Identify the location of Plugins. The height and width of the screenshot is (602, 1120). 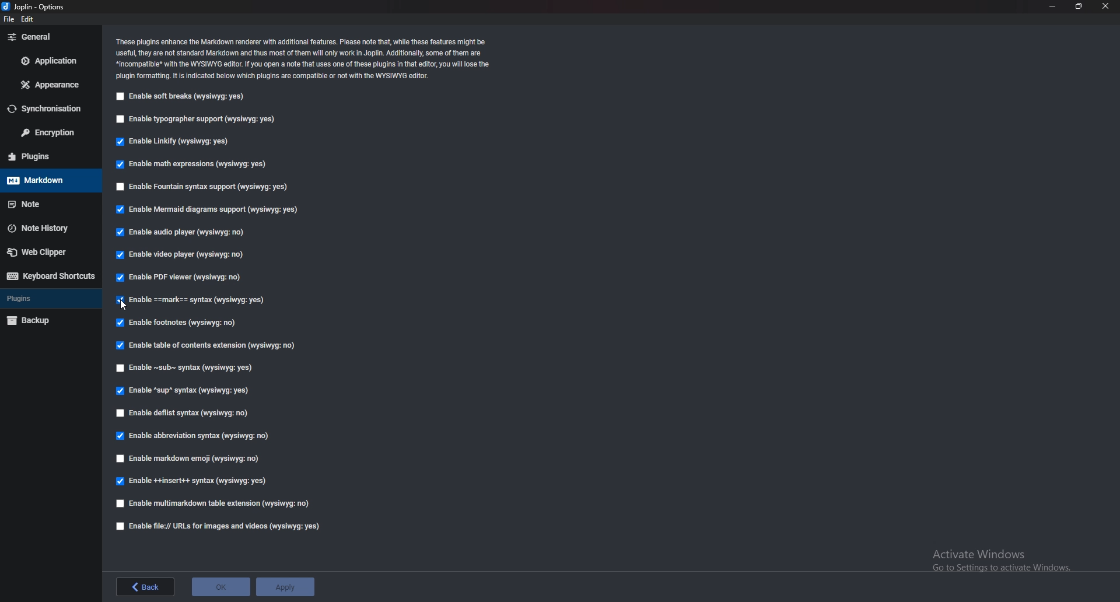
(48, 298).